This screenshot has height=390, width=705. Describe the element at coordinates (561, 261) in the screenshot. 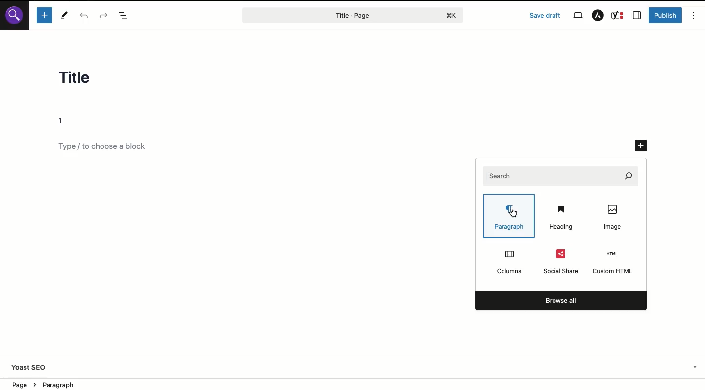

I see `Social share` at that location.